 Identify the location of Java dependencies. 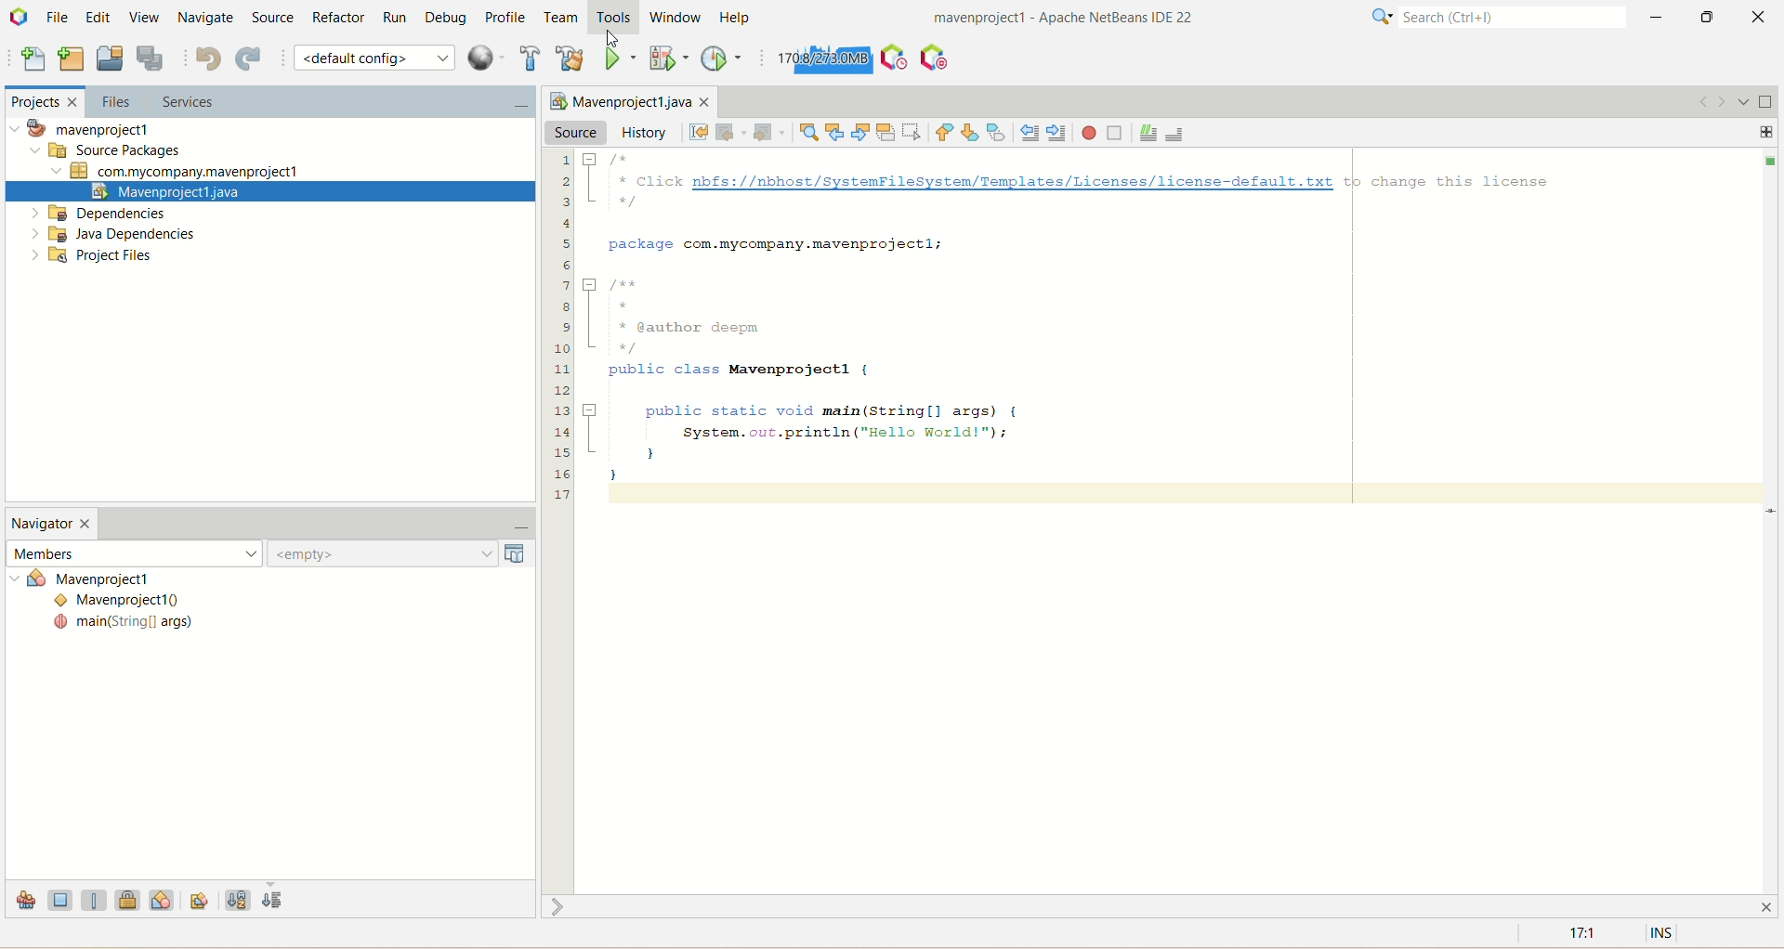
(113, 234).